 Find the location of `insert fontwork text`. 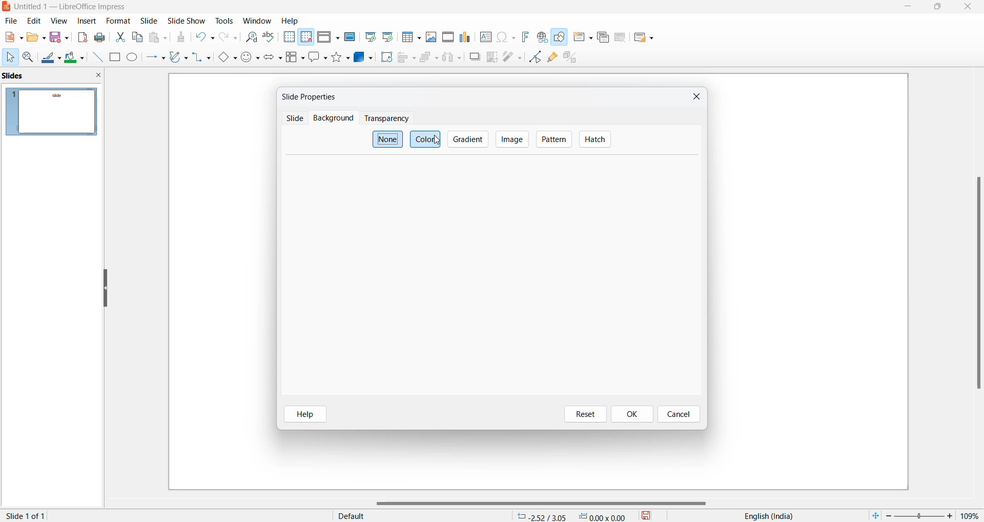

insert fontwork text is located at coordinates (525, 36).